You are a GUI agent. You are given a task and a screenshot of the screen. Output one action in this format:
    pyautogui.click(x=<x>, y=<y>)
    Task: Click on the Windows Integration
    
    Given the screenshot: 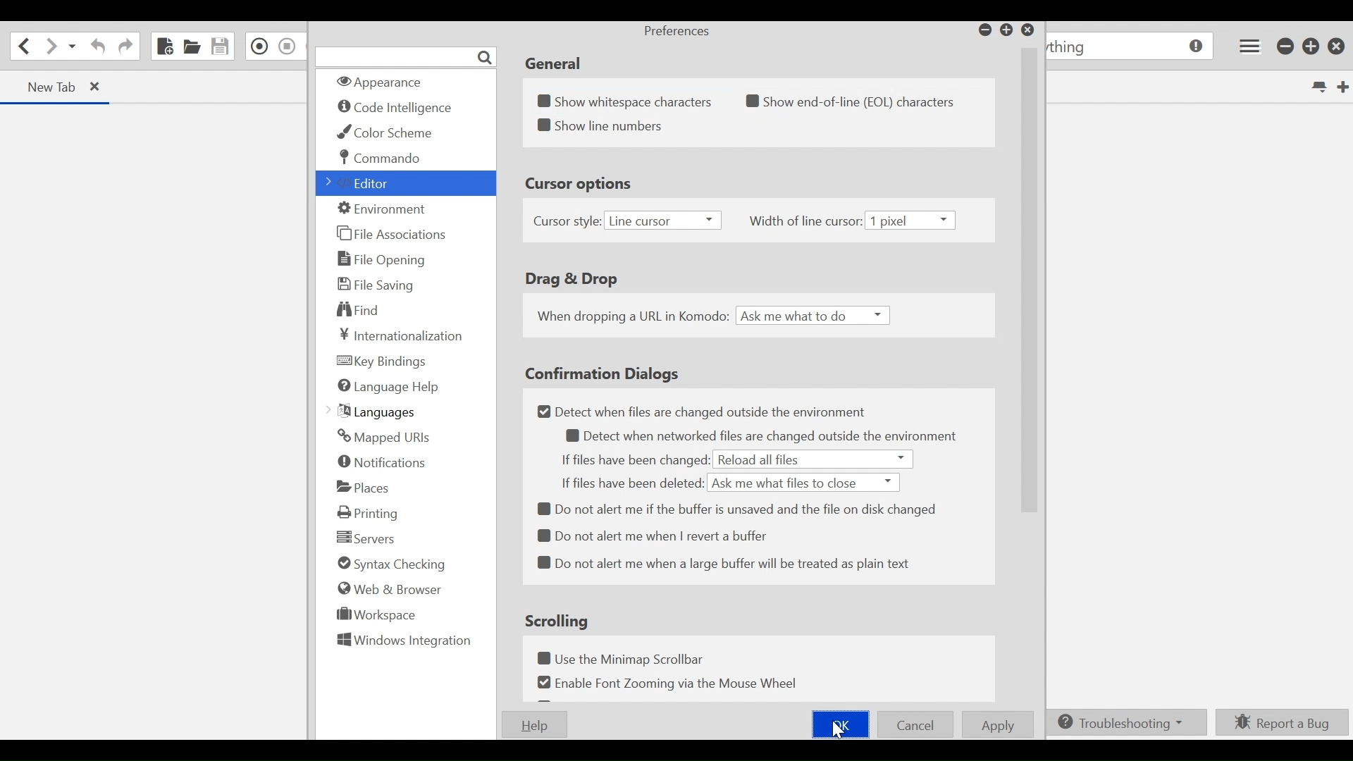 What is the action you would take?
    pyautogui.click(x=402, y=642)
    